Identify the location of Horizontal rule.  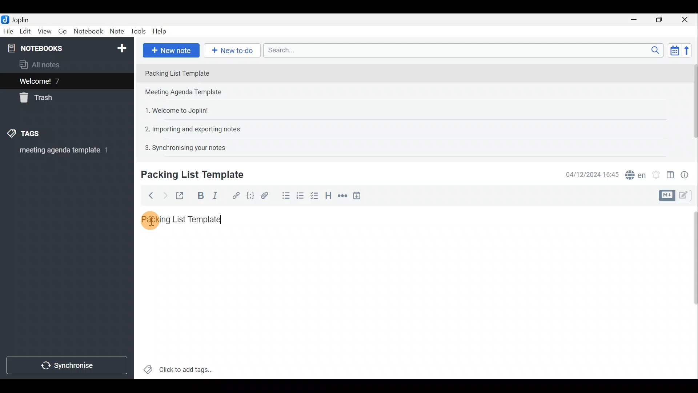
(341, 196).